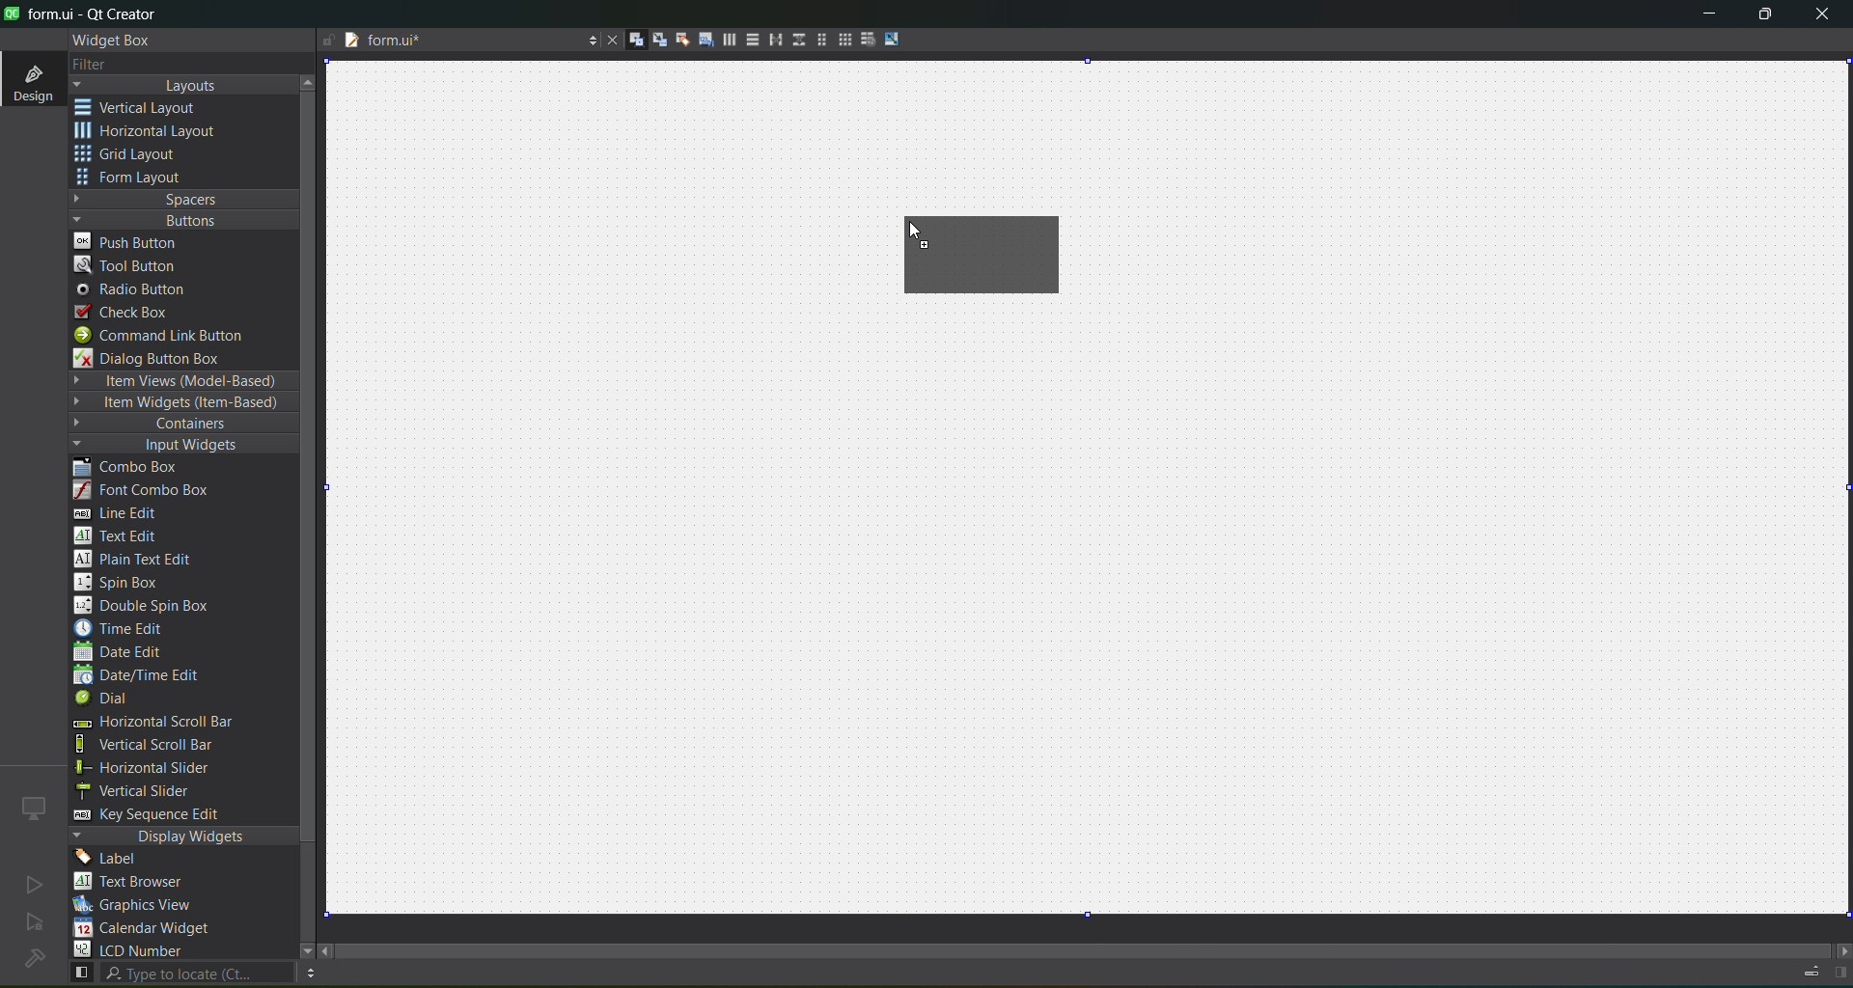 The image size is (1853, 988). Describe the element at coordinates (160, 815) in the screenshot. I see `key sequence edit` at that location.